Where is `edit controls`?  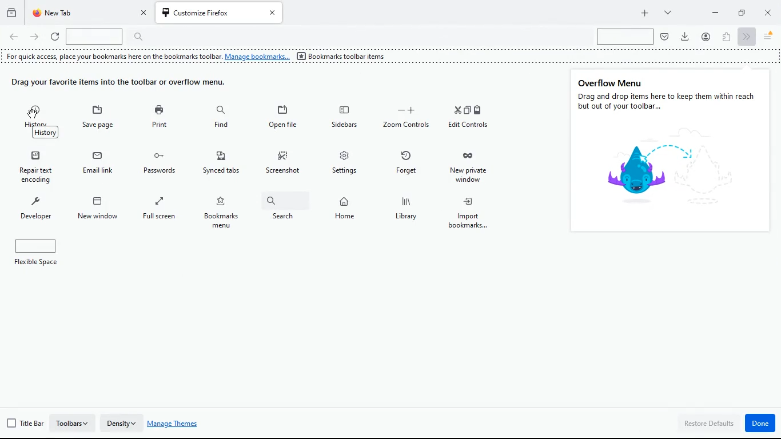
edit controls is located at coordinates (470, 120).